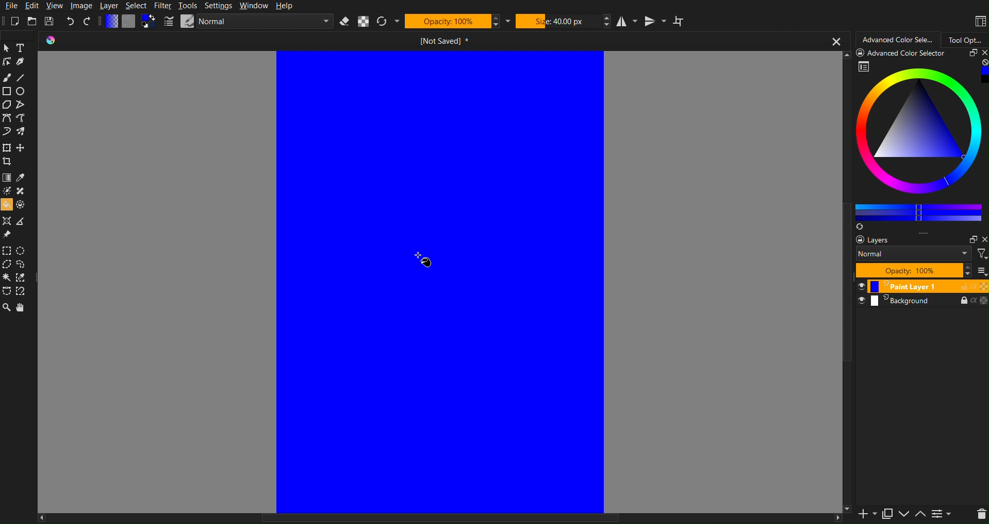 This screenshot has height=524, width=989. I want to click on Send Under, so click(903, 513).